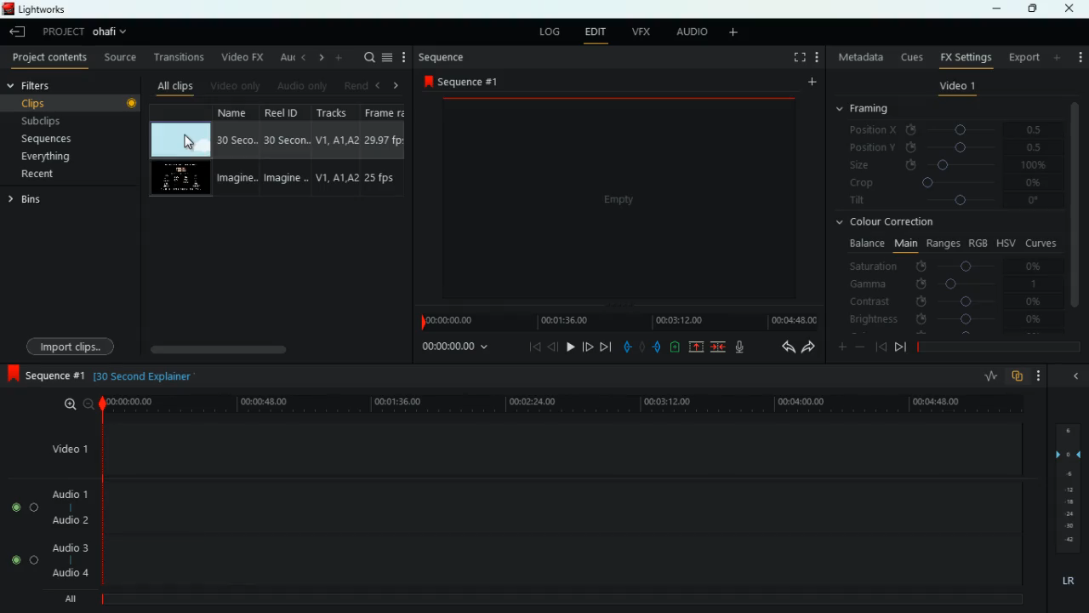  What do you see at coordinates (675, 347) in the screenshot?
I see `battery` at bounding box center [675, 347].